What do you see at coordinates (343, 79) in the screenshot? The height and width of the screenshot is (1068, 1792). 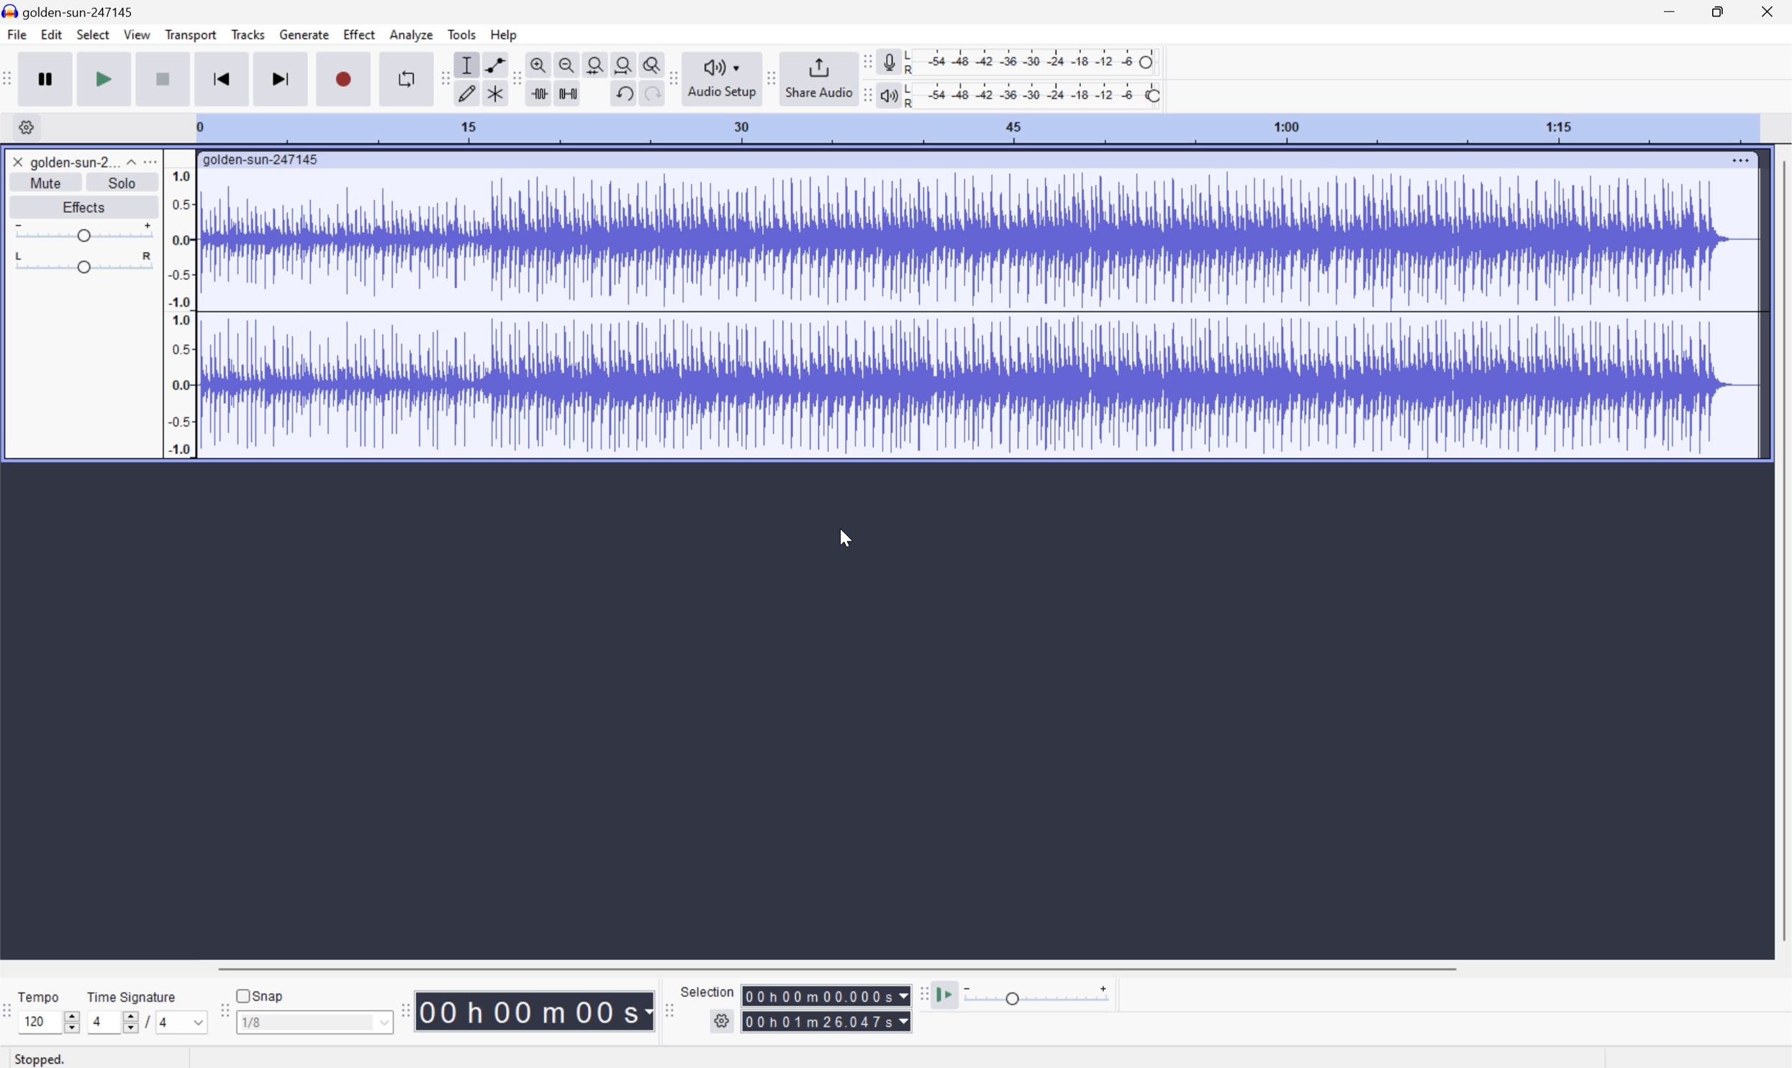 I see `Record / Record new track` at bounding box center [343, 79].